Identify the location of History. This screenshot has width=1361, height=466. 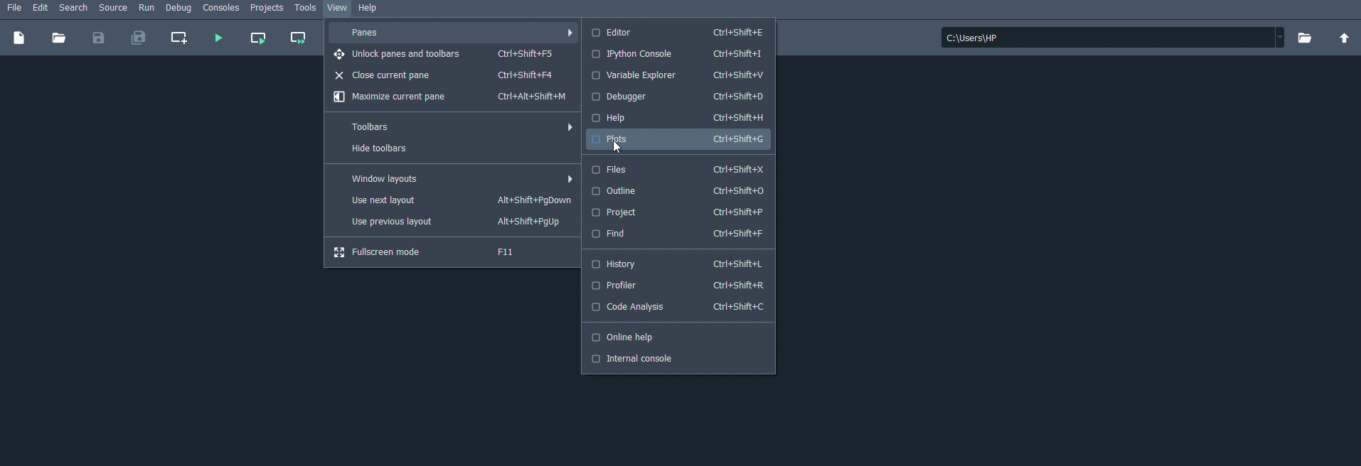
(680, 264).